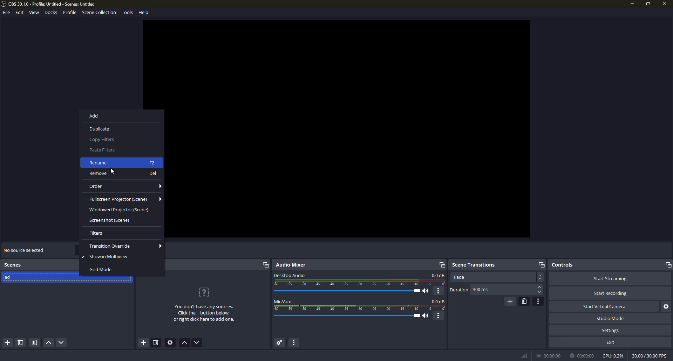 This screenshot has height=361, width=673. What do you see at coordinates (8, 343) in the screenshot?
I see `add scene` at bounding box center [8, 343].